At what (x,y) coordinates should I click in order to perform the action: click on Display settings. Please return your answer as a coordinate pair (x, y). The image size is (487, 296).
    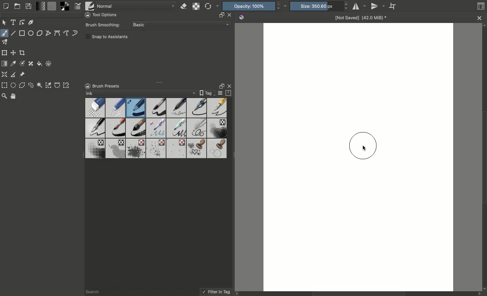
    Looking at the image, I should click on (221, 94).